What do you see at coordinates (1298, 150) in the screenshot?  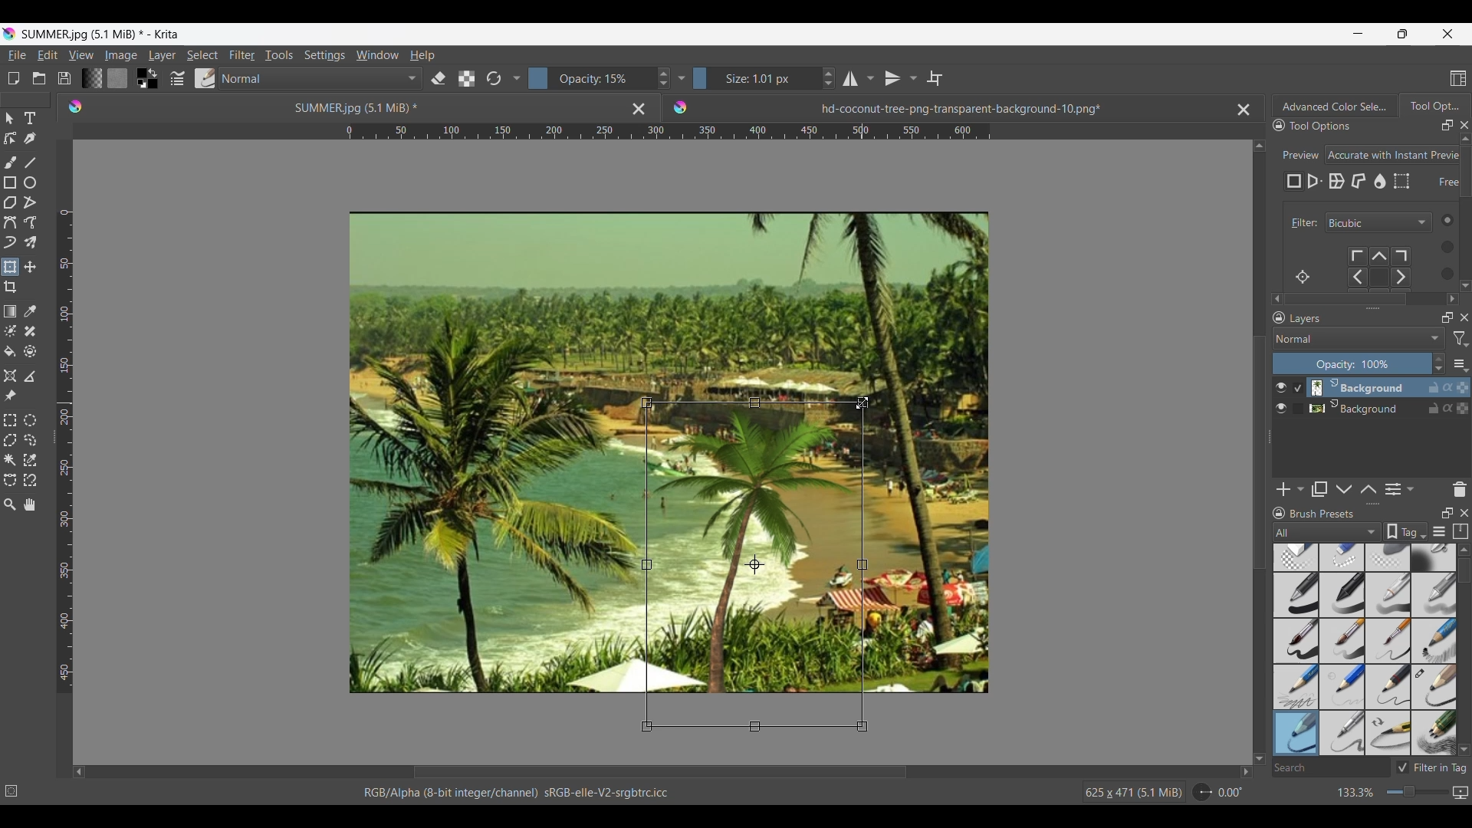 I see `Preview` at bounding box center [1298, 150].